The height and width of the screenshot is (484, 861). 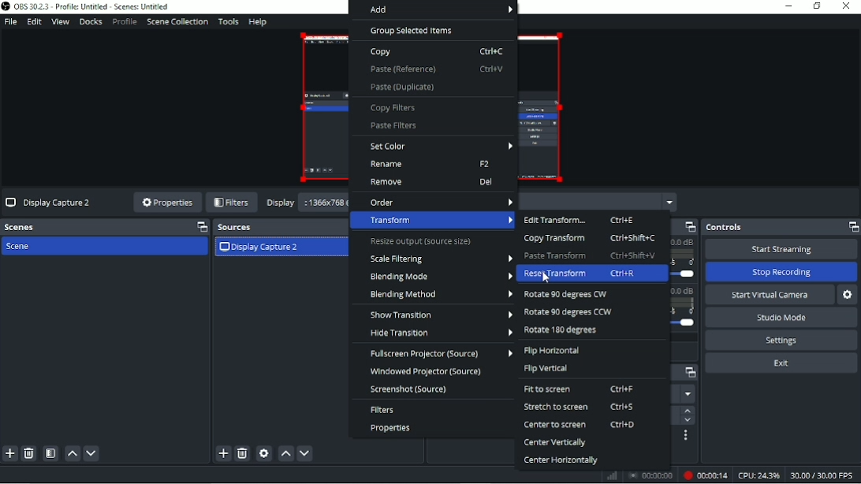 I want to click on Scenes, so click(x=105, y=227).